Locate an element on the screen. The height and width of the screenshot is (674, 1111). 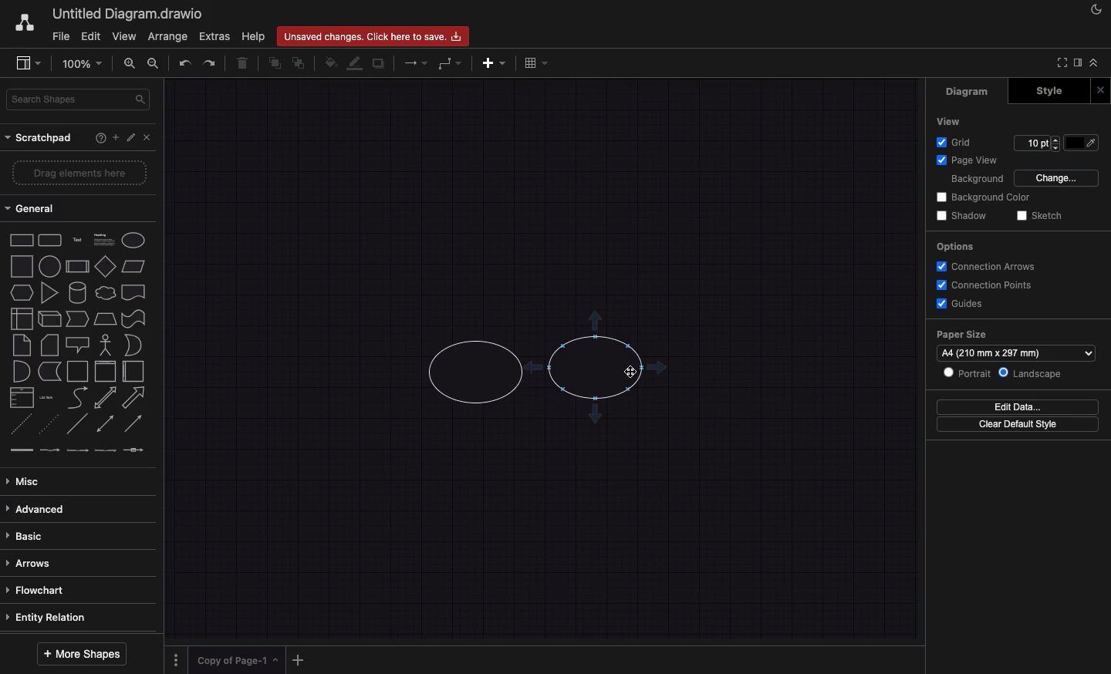
scroll is located at coordinates (81, 633).